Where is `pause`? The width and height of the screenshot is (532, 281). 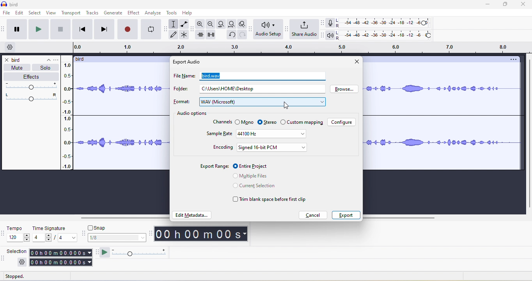 pause is located at coordinates (19, 30).